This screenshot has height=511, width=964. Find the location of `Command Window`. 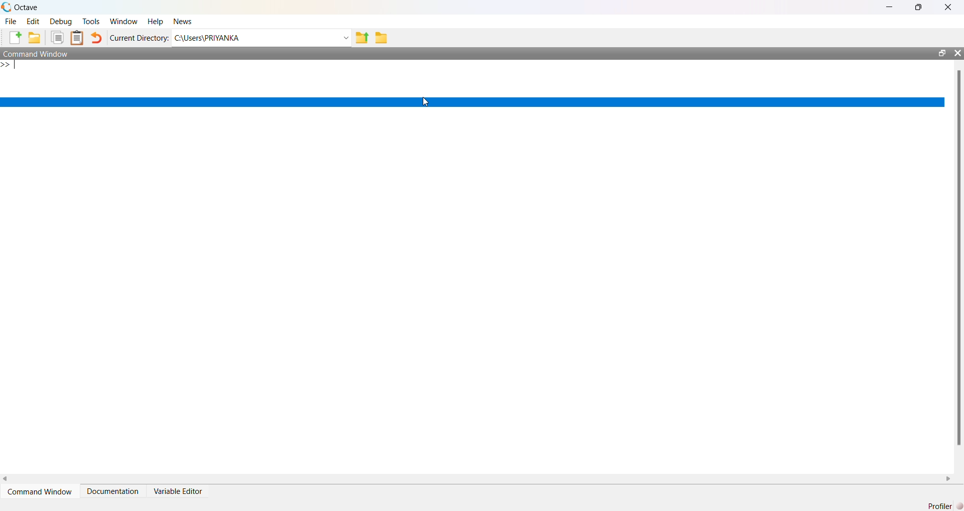

Command Window is located at coordinates (40, 492).